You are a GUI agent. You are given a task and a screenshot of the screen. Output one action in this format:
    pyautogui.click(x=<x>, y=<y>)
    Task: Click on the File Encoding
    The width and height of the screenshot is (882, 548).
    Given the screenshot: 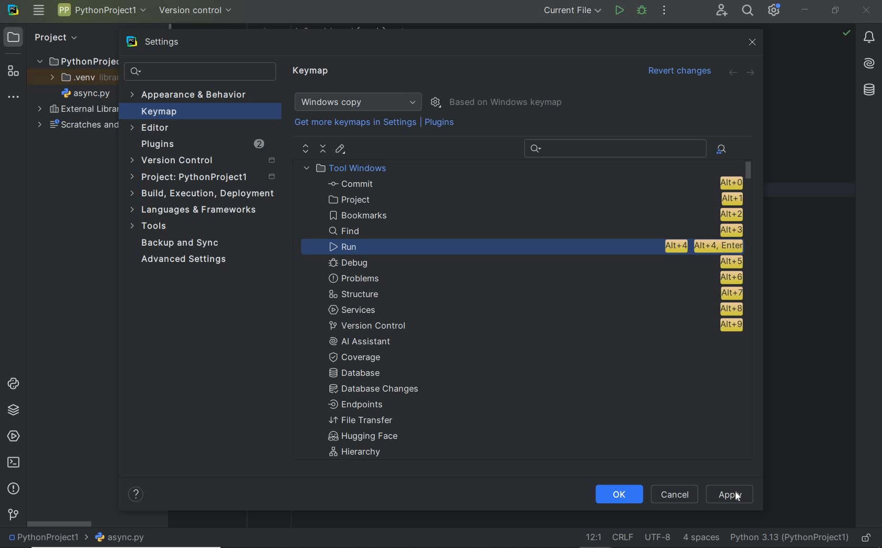 What is the action you would take?
    pyautogui.click(x=658, y=538)
    